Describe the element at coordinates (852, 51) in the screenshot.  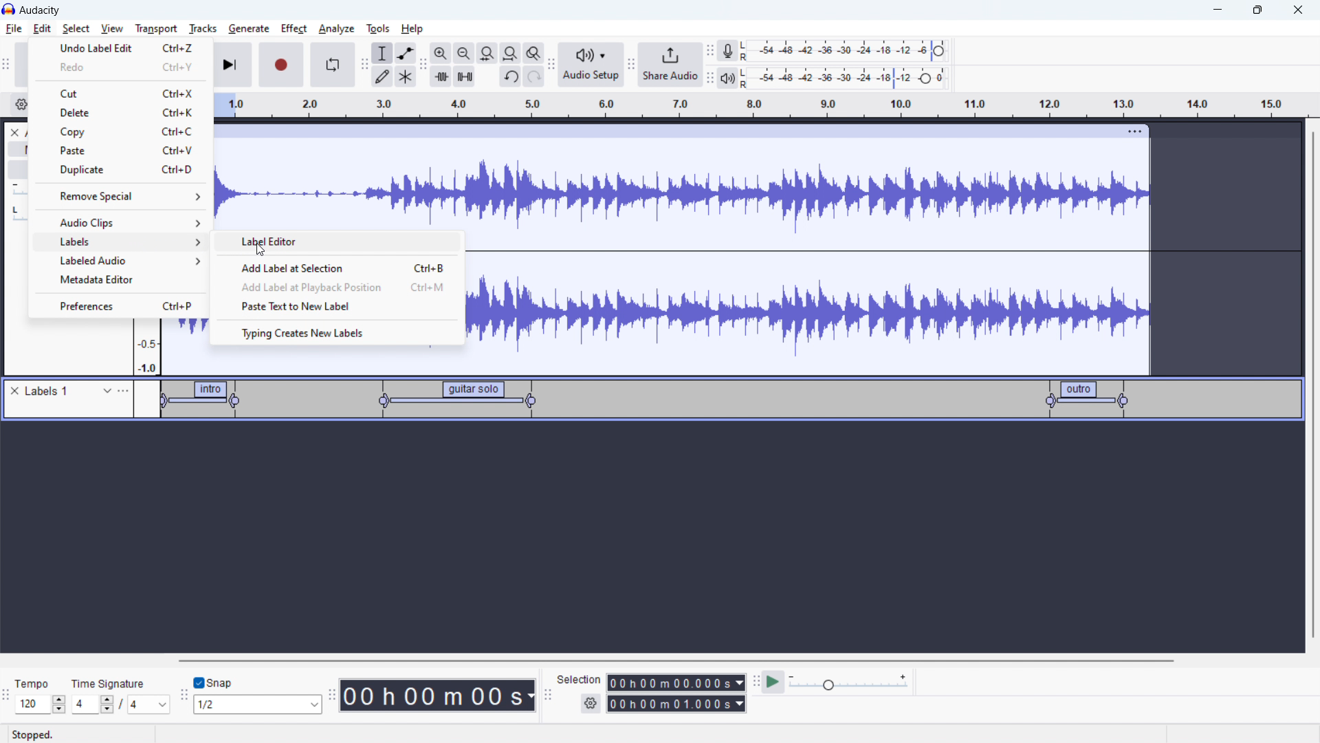
I see `recording level` at that location.